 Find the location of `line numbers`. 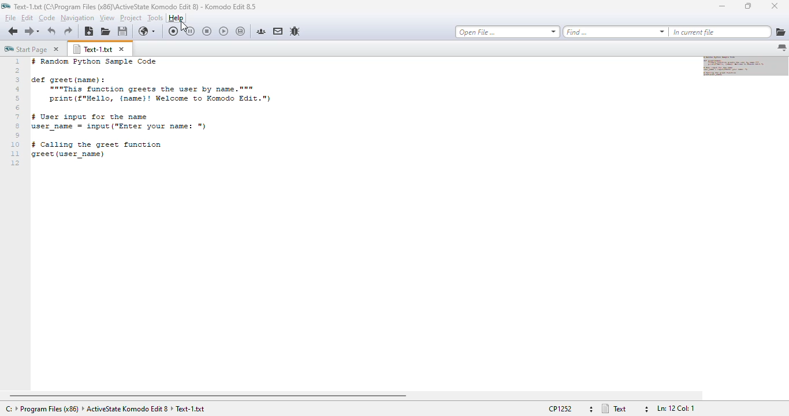

line numbers is located at coordinates (16, 113).